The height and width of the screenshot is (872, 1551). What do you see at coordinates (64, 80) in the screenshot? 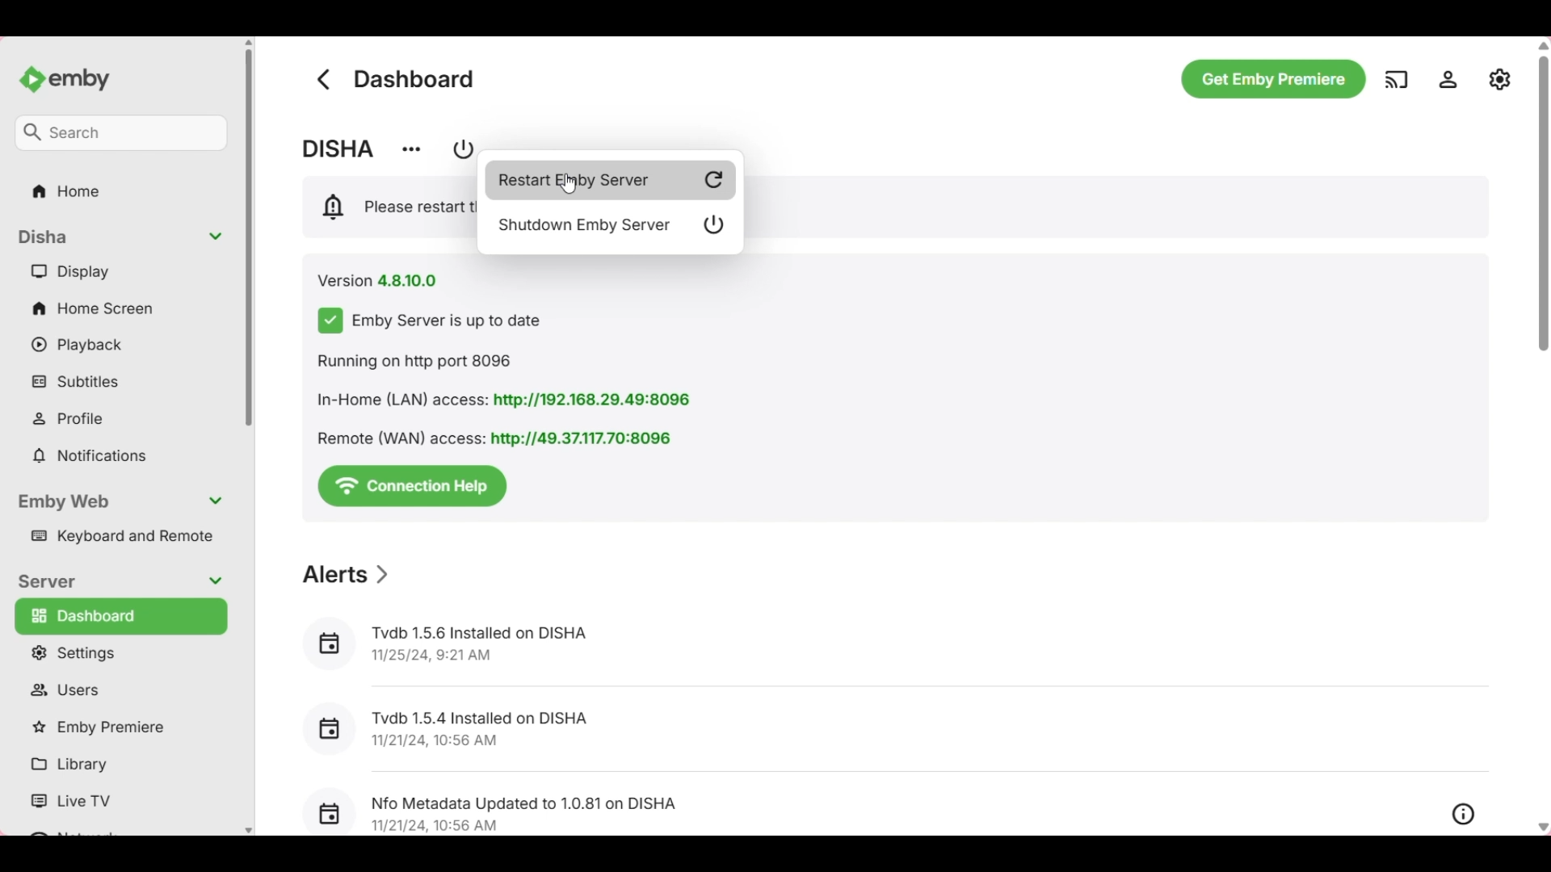
I see `Go to home button/Name and image of Emby` at bounding box center [64, 80].